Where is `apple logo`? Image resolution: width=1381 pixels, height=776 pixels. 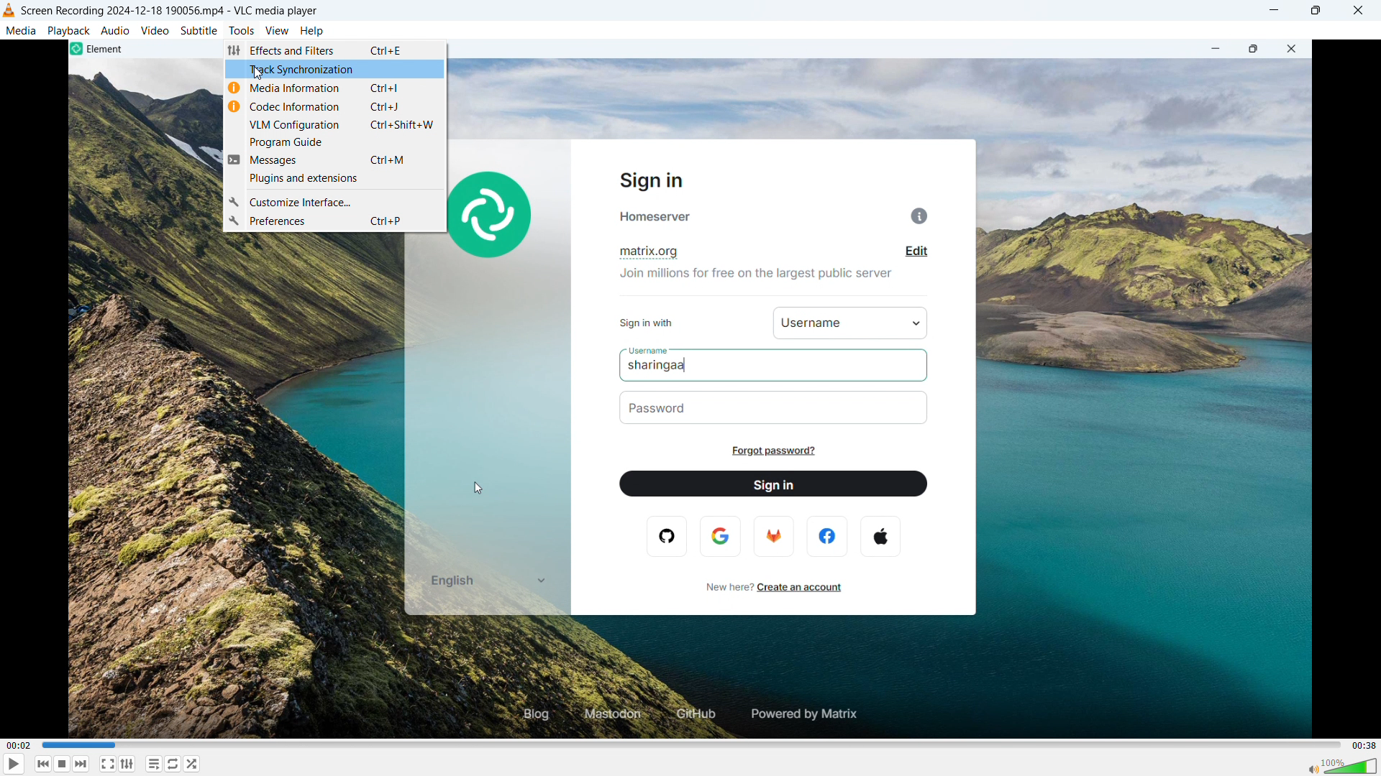
apple logo is located at coordinates (880, 537).